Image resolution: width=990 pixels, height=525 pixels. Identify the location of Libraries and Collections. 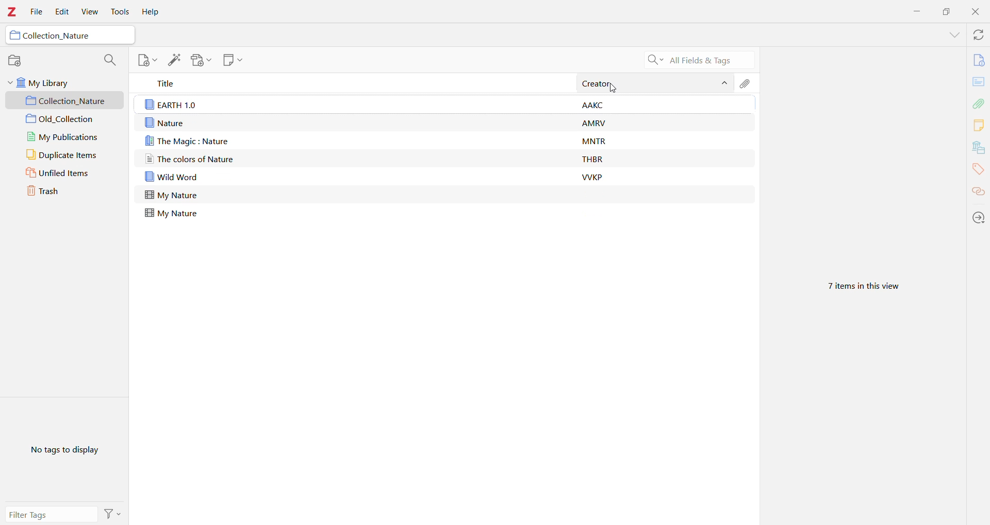
(979, 147).